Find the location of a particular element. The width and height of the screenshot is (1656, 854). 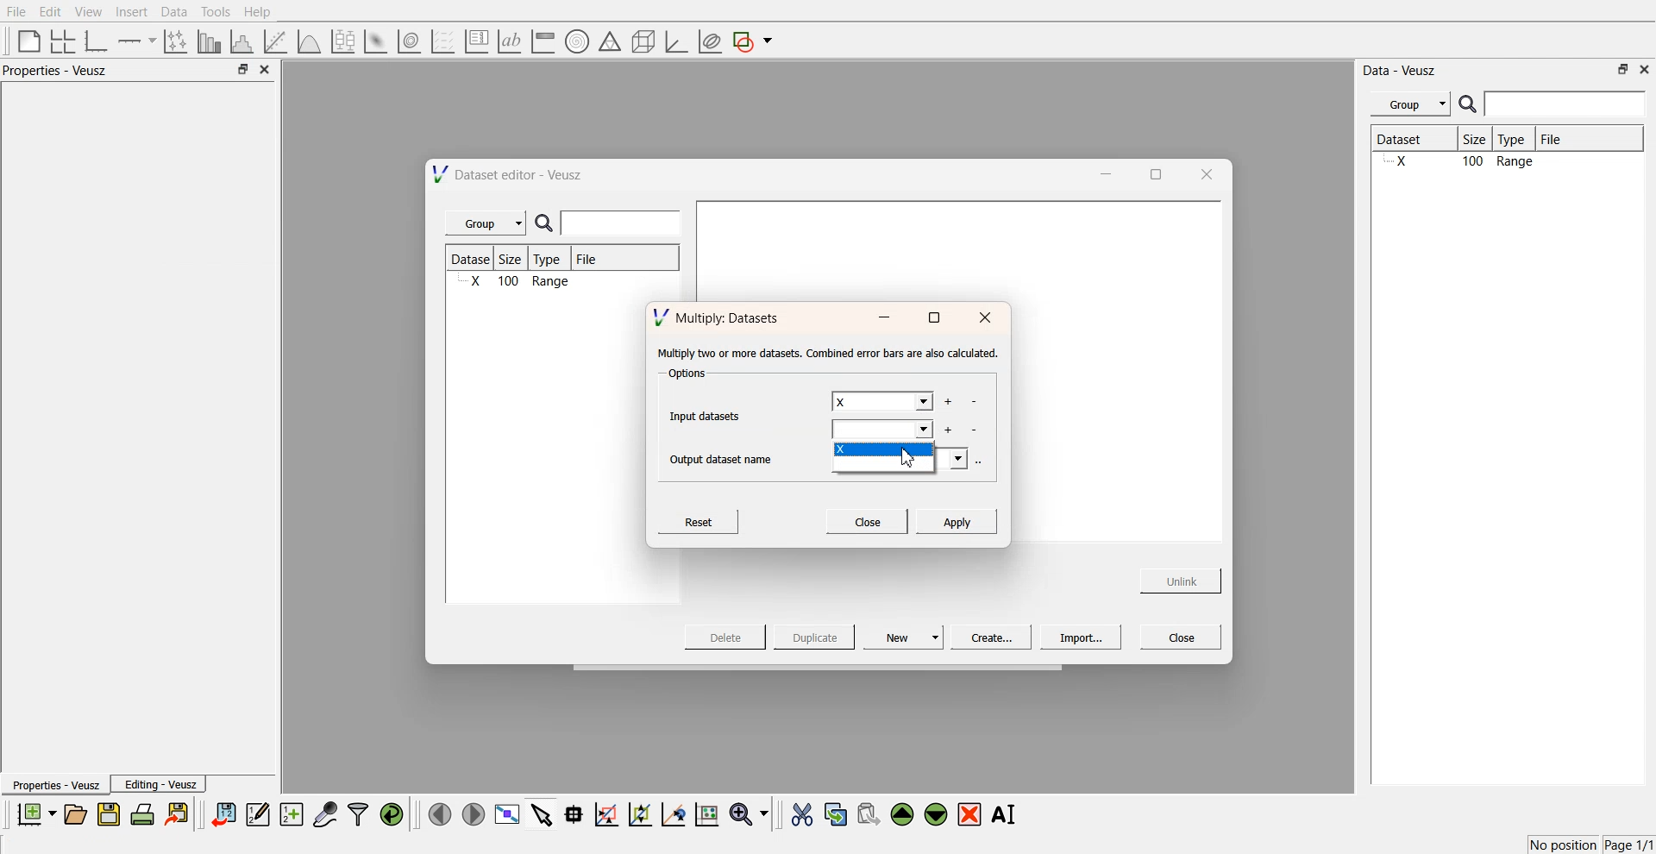

Output dataset name is located at coordinates (727, 457).